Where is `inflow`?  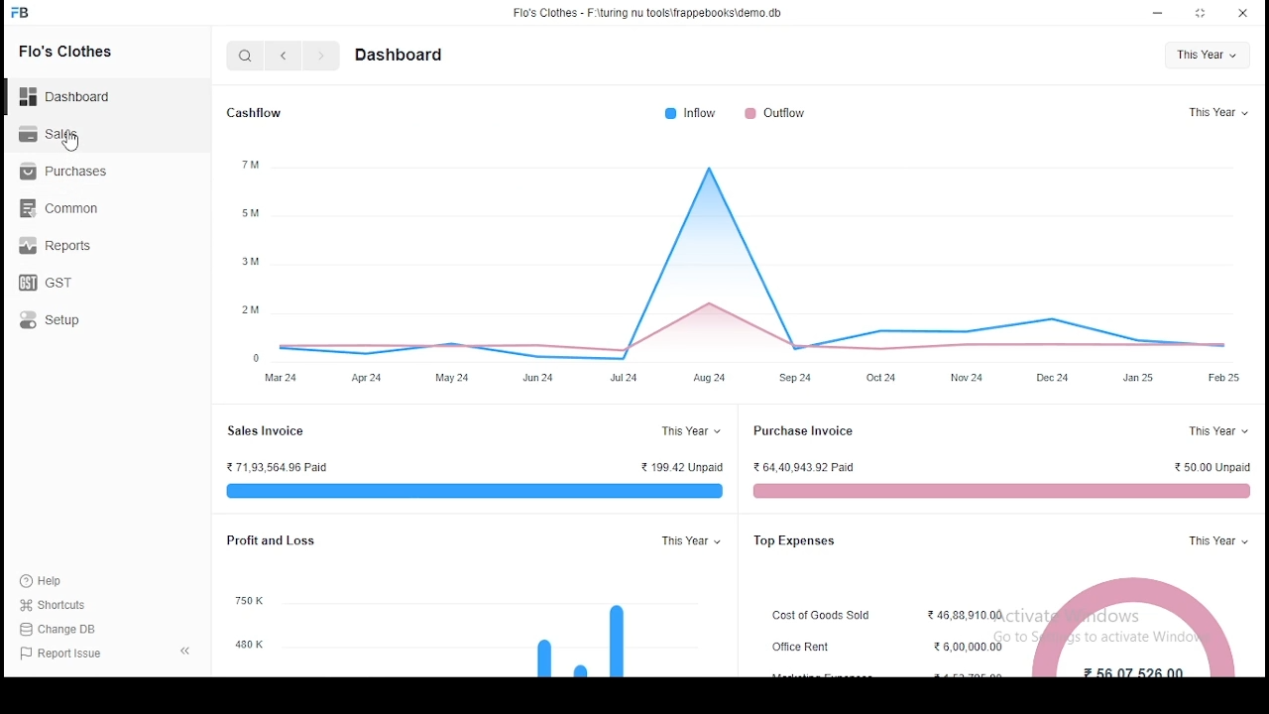
inflow is located at coordinates (692, 113).